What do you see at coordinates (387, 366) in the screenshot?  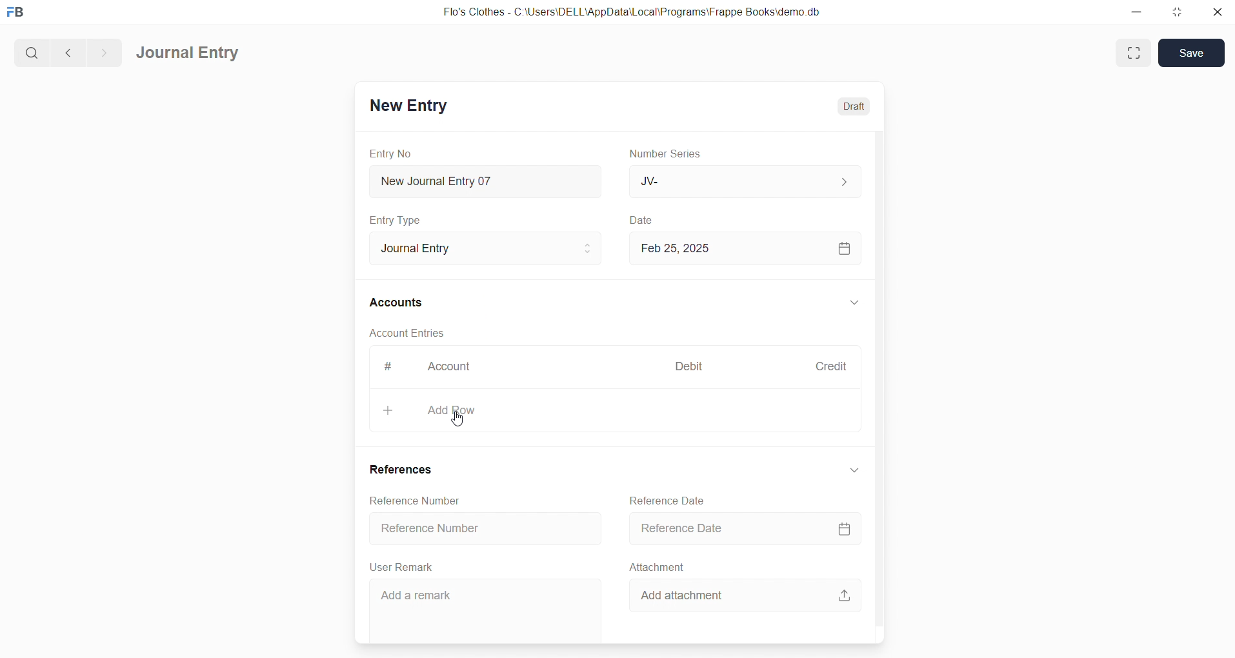 I see `#` at bounding box center [387, 366].